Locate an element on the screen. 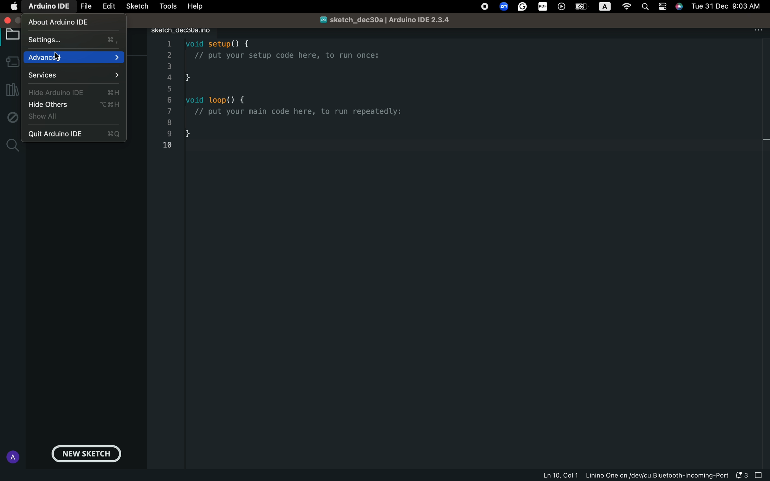  boards manager is located at coordinates (12, 63).